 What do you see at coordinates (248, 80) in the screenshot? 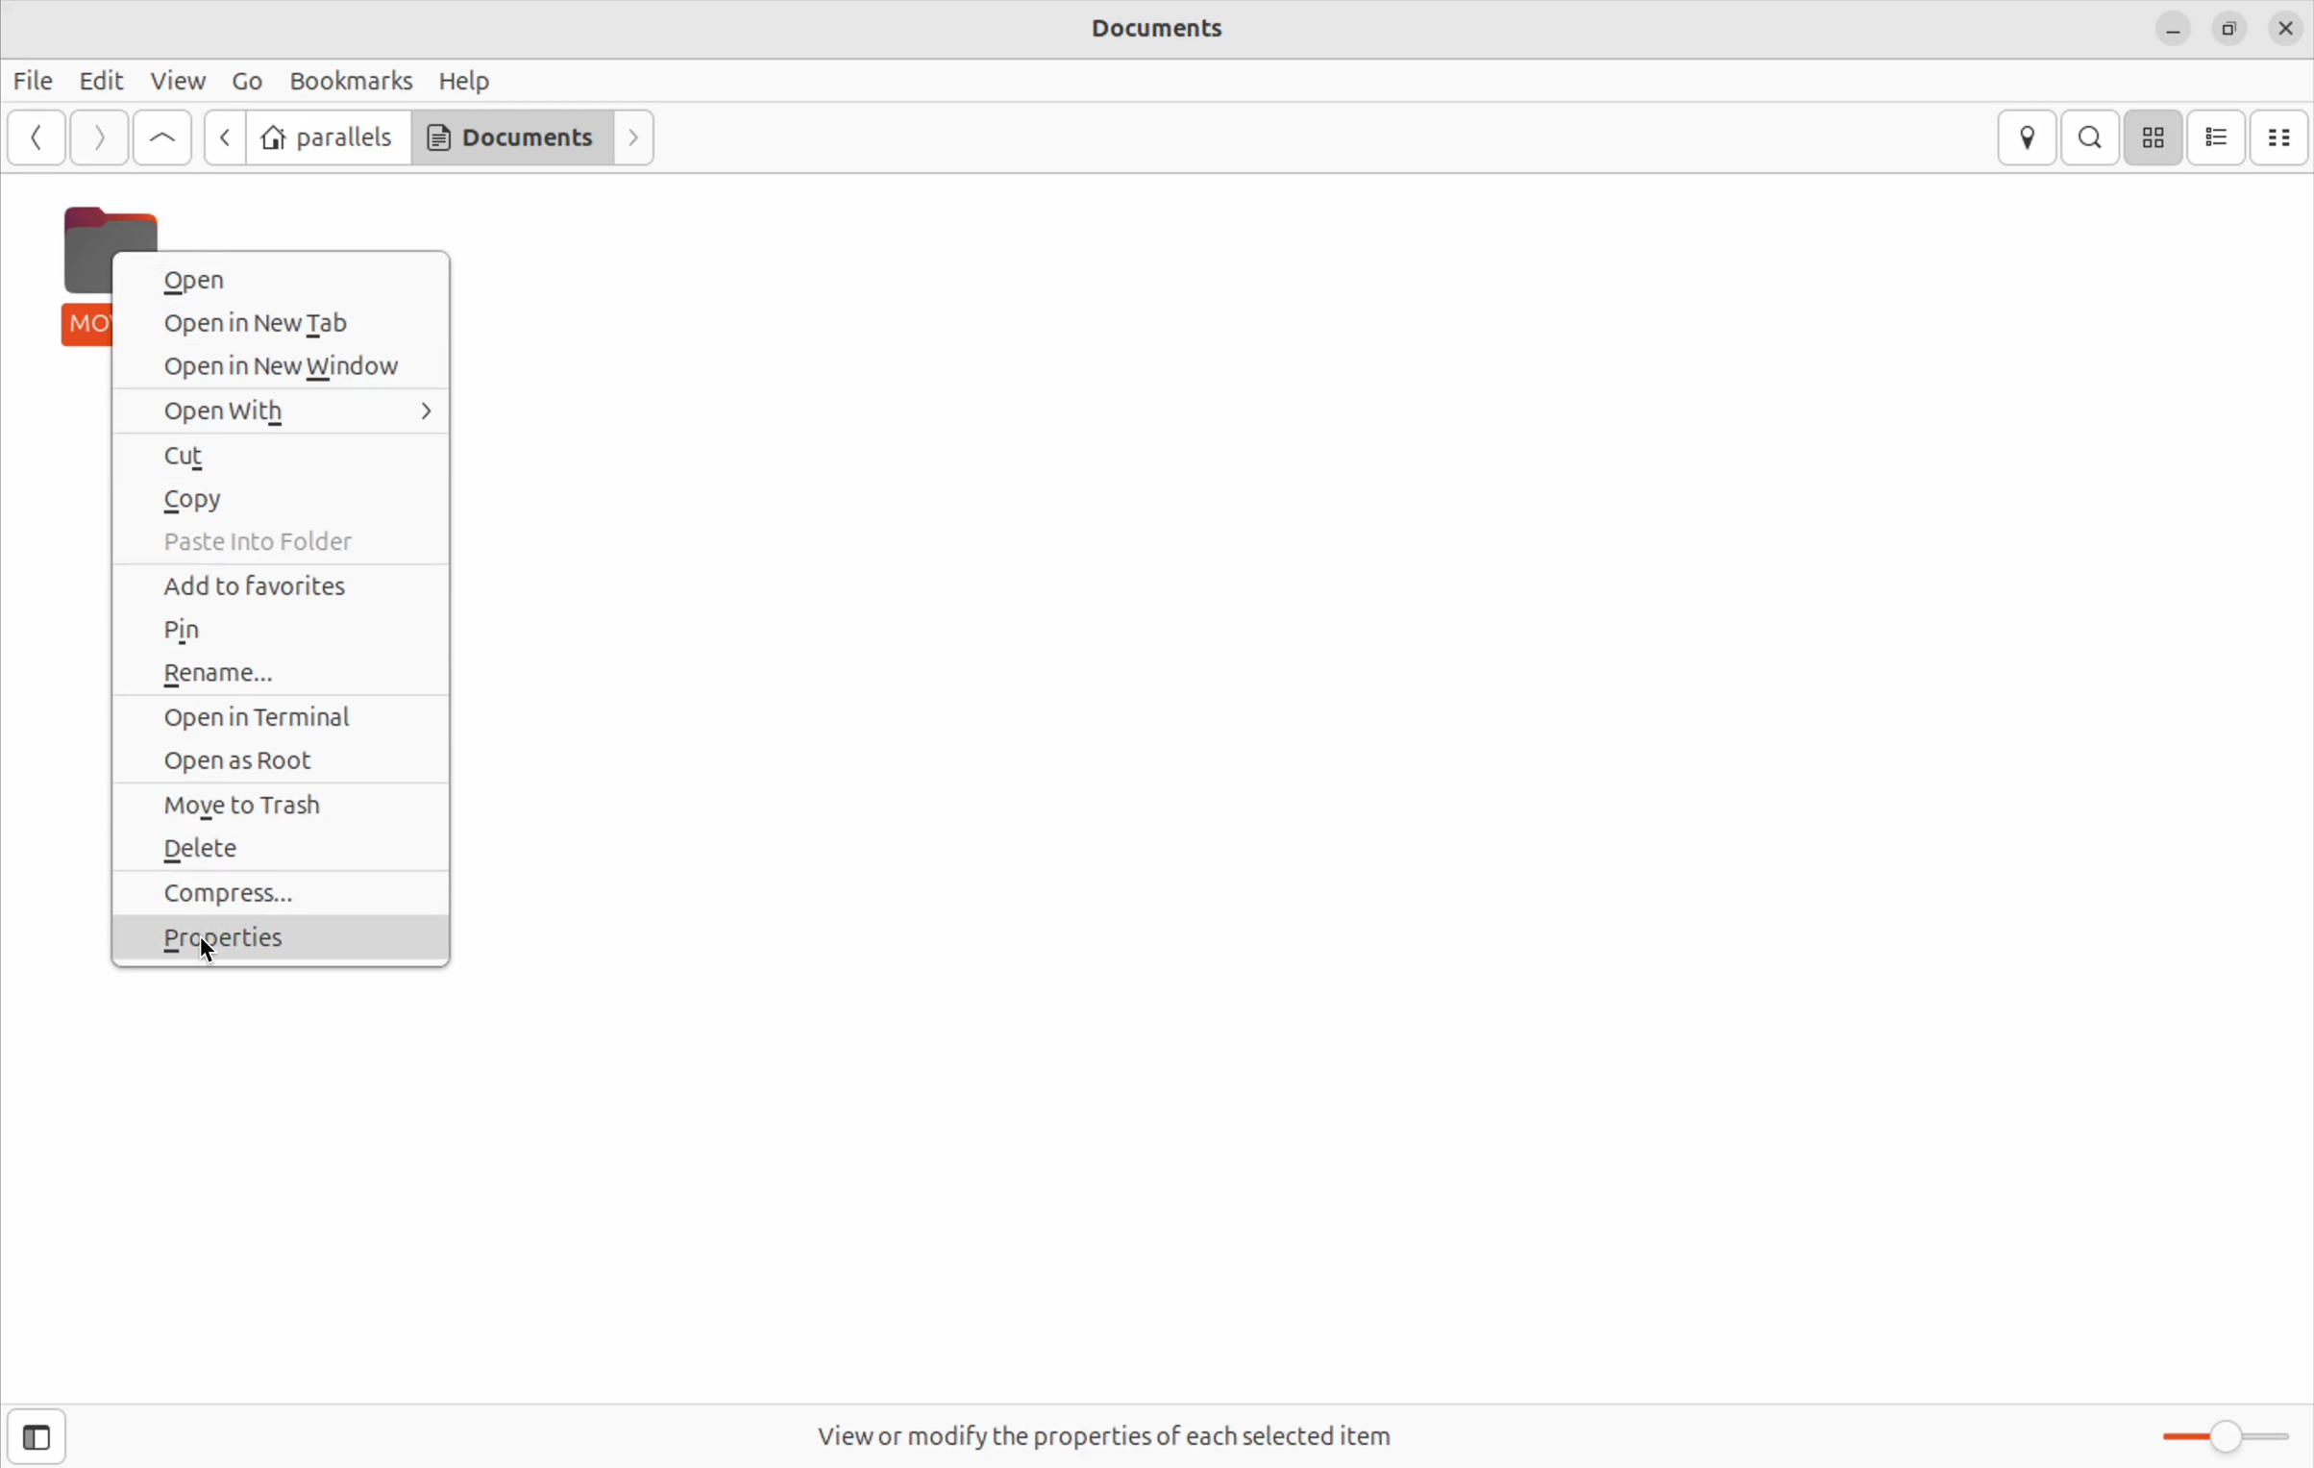
I see `Go` at bounding box center [248, 80].